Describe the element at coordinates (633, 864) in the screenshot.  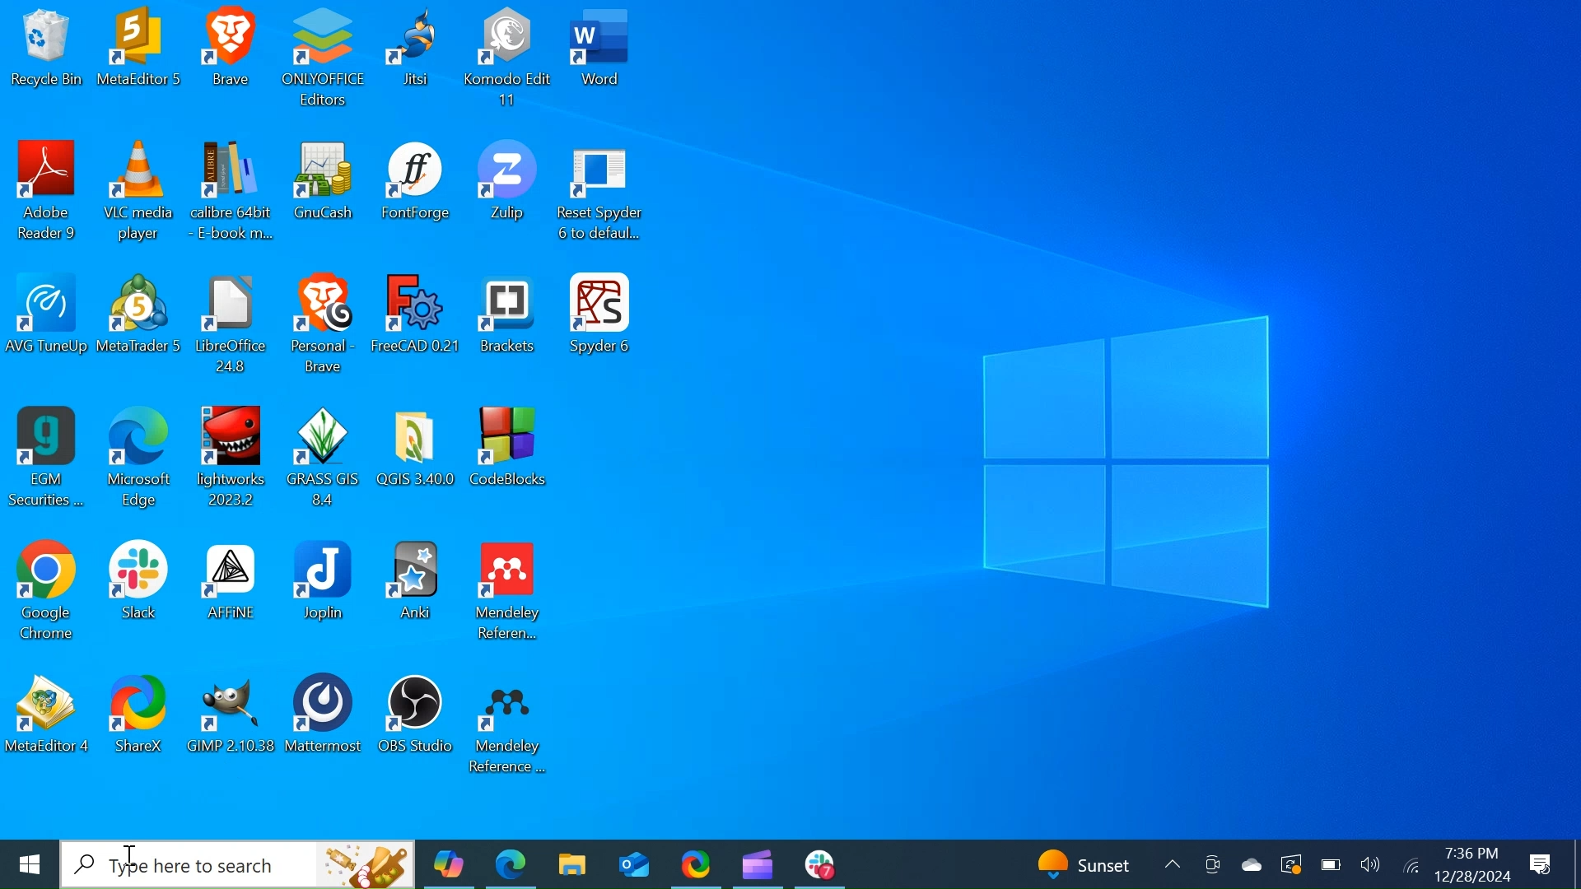
I see `Outlook` at that location.